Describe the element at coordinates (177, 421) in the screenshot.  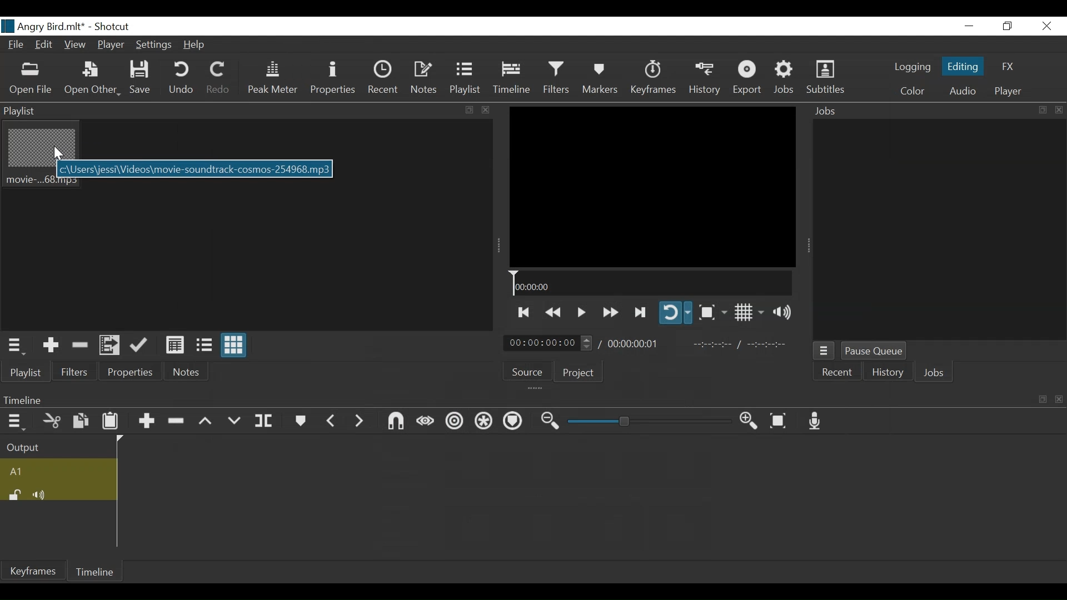
I see `Ripple Delete` at that location.